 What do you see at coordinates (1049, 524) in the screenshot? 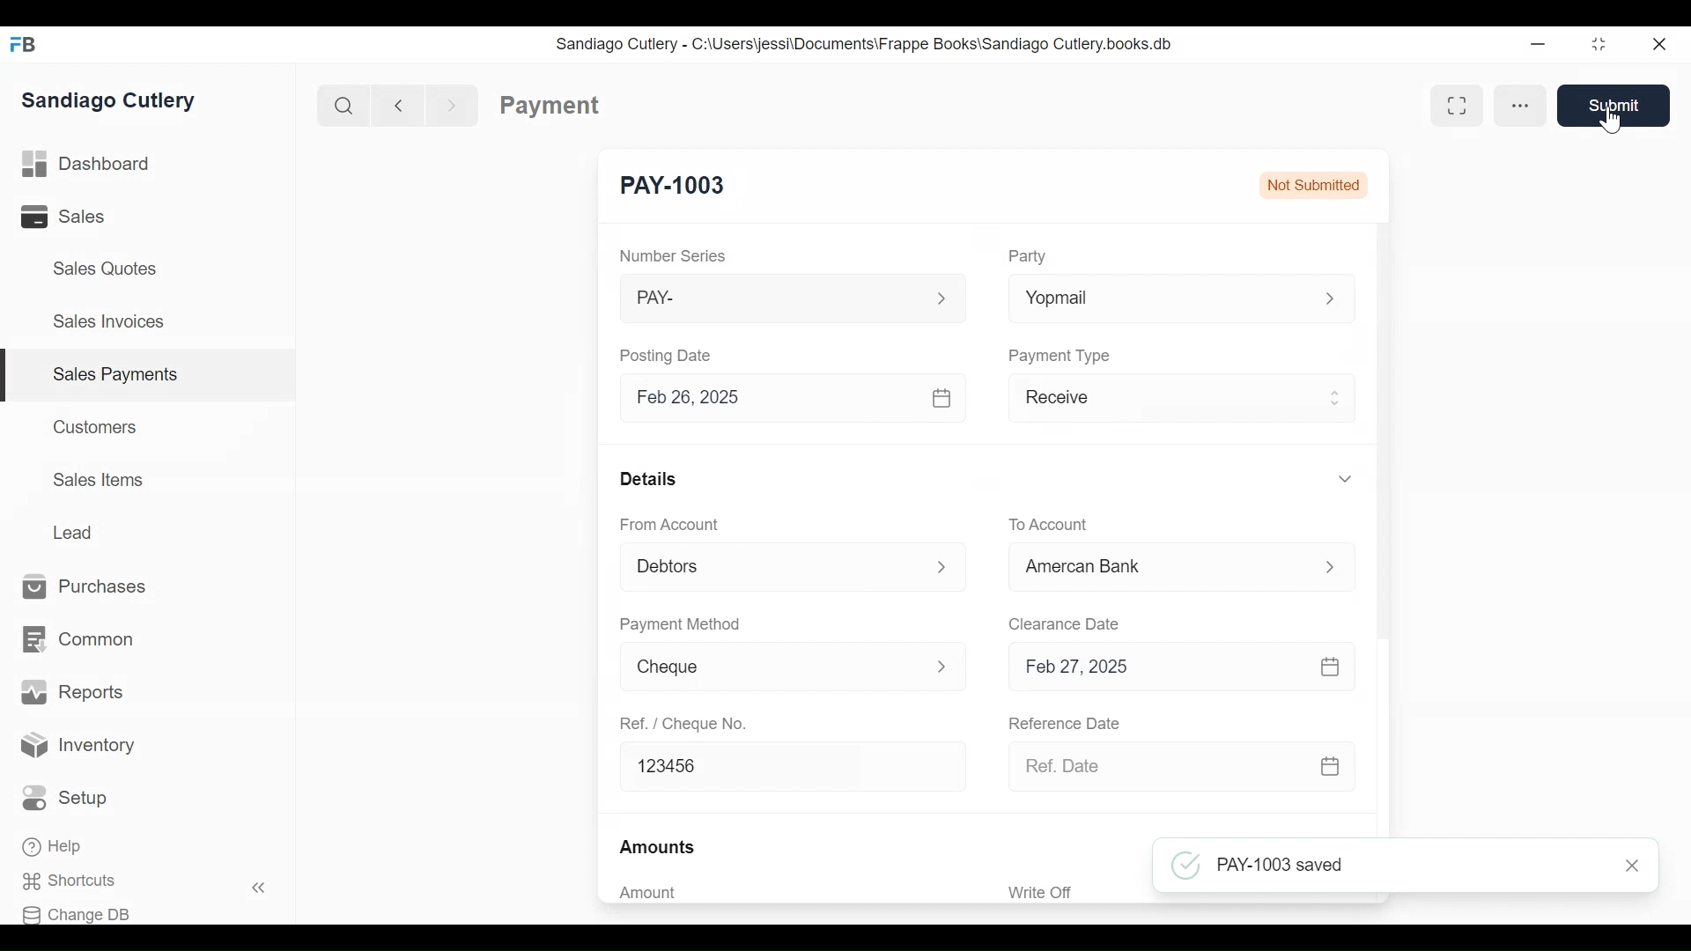
I see `To Account` at bounding box center [1049, 524].